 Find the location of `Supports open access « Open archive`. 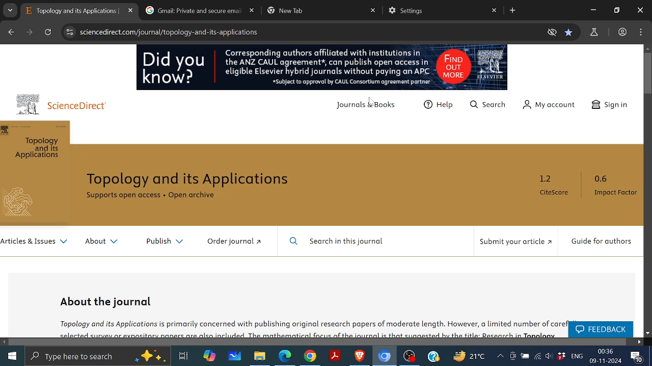

Supports open access « Open archive is located at coordinates (149, 195).